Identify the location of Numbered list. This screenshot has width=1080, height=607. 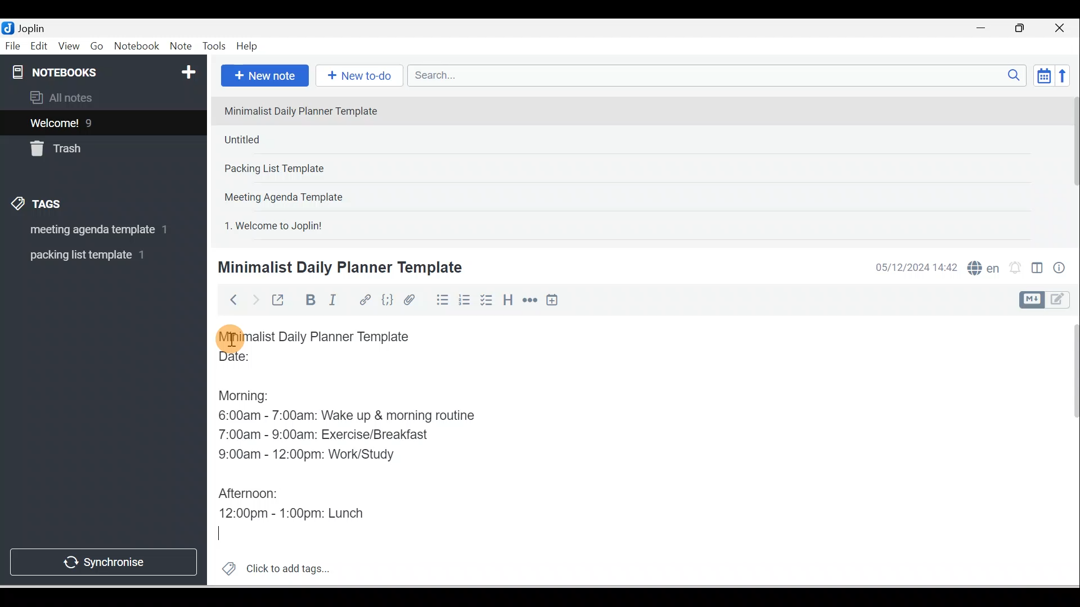
(465, 300).